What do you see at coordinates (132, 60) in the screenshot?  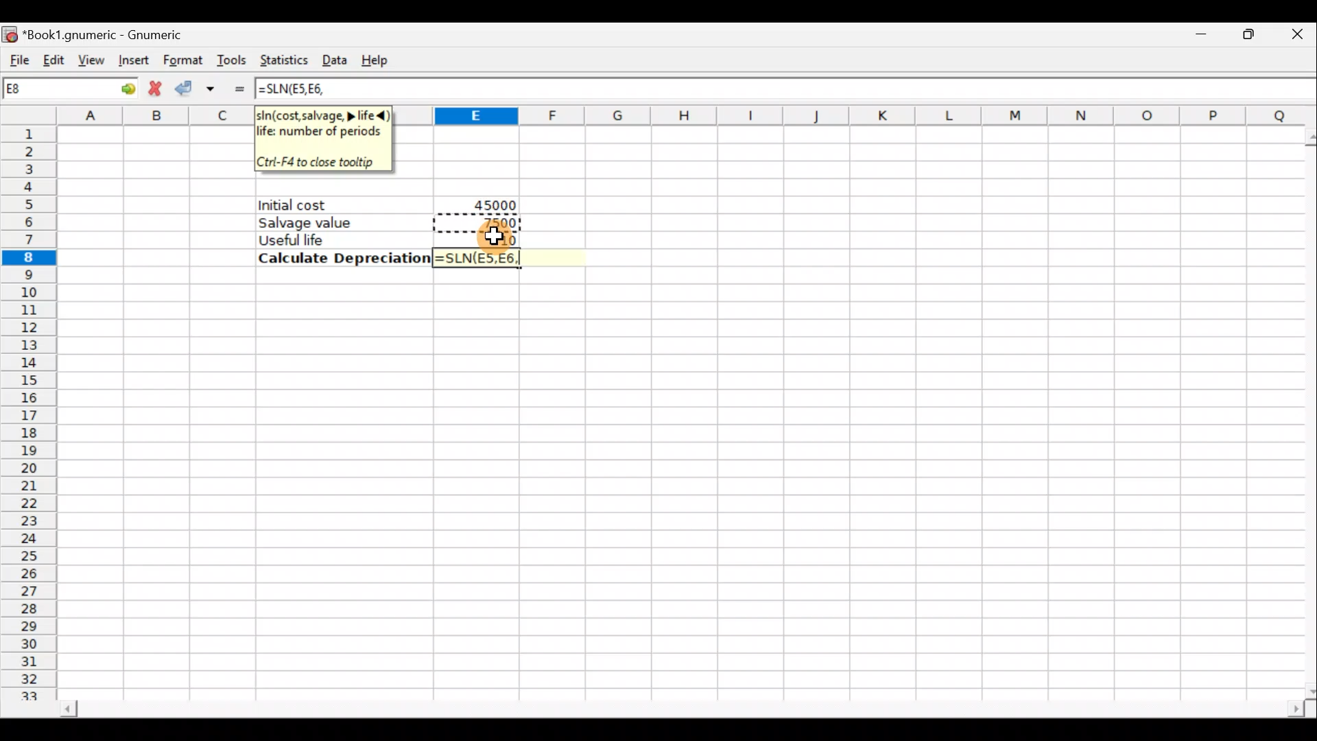 I see `Insert` at bounding box center [132, 60].